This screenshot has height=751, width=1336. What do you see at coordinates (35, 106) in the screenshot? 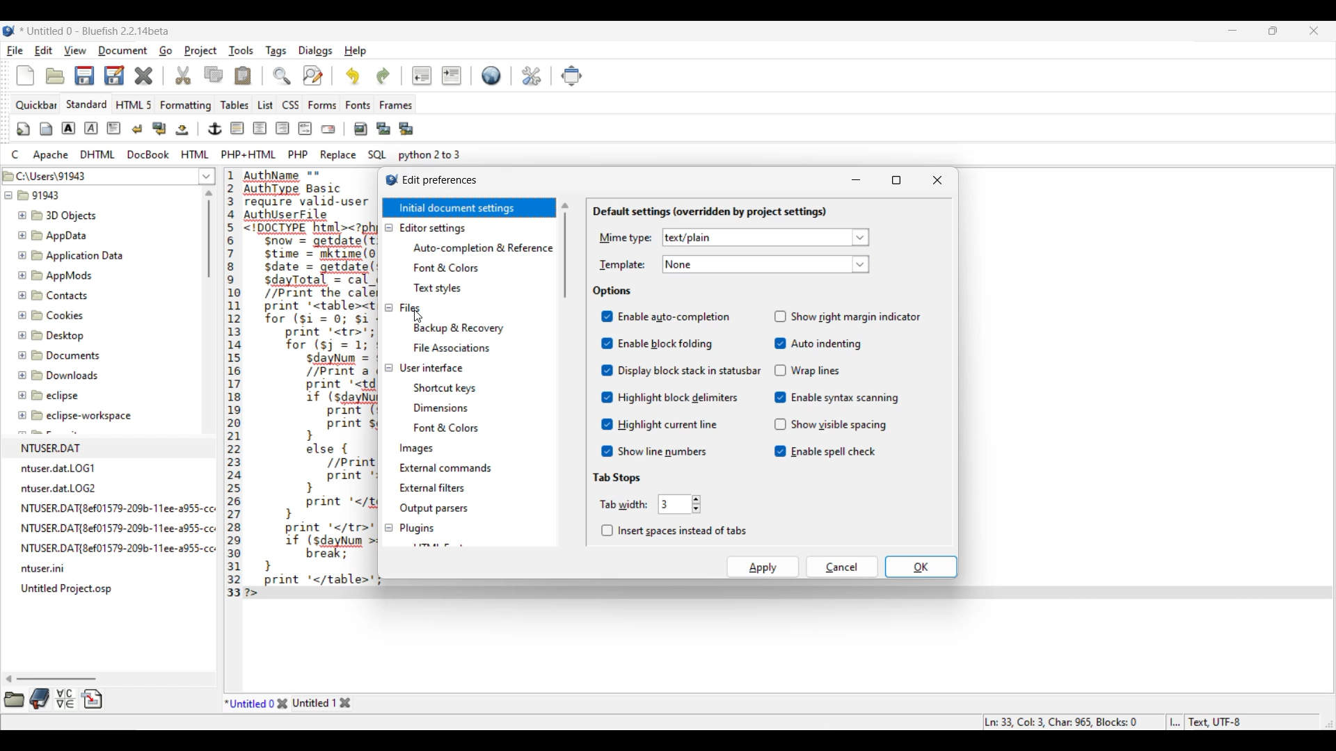
I see `Quickbar` at bounding box center [35, 106].